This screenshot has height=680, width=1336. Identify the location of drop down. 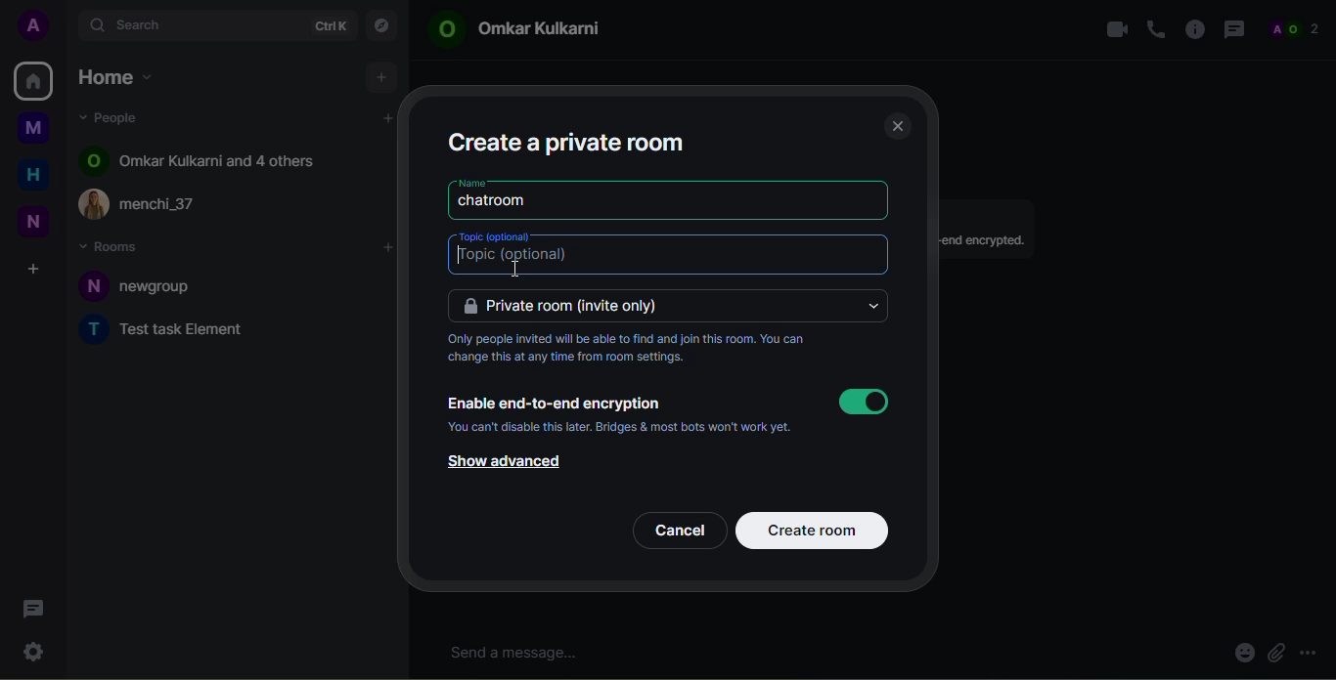
(871, 306).